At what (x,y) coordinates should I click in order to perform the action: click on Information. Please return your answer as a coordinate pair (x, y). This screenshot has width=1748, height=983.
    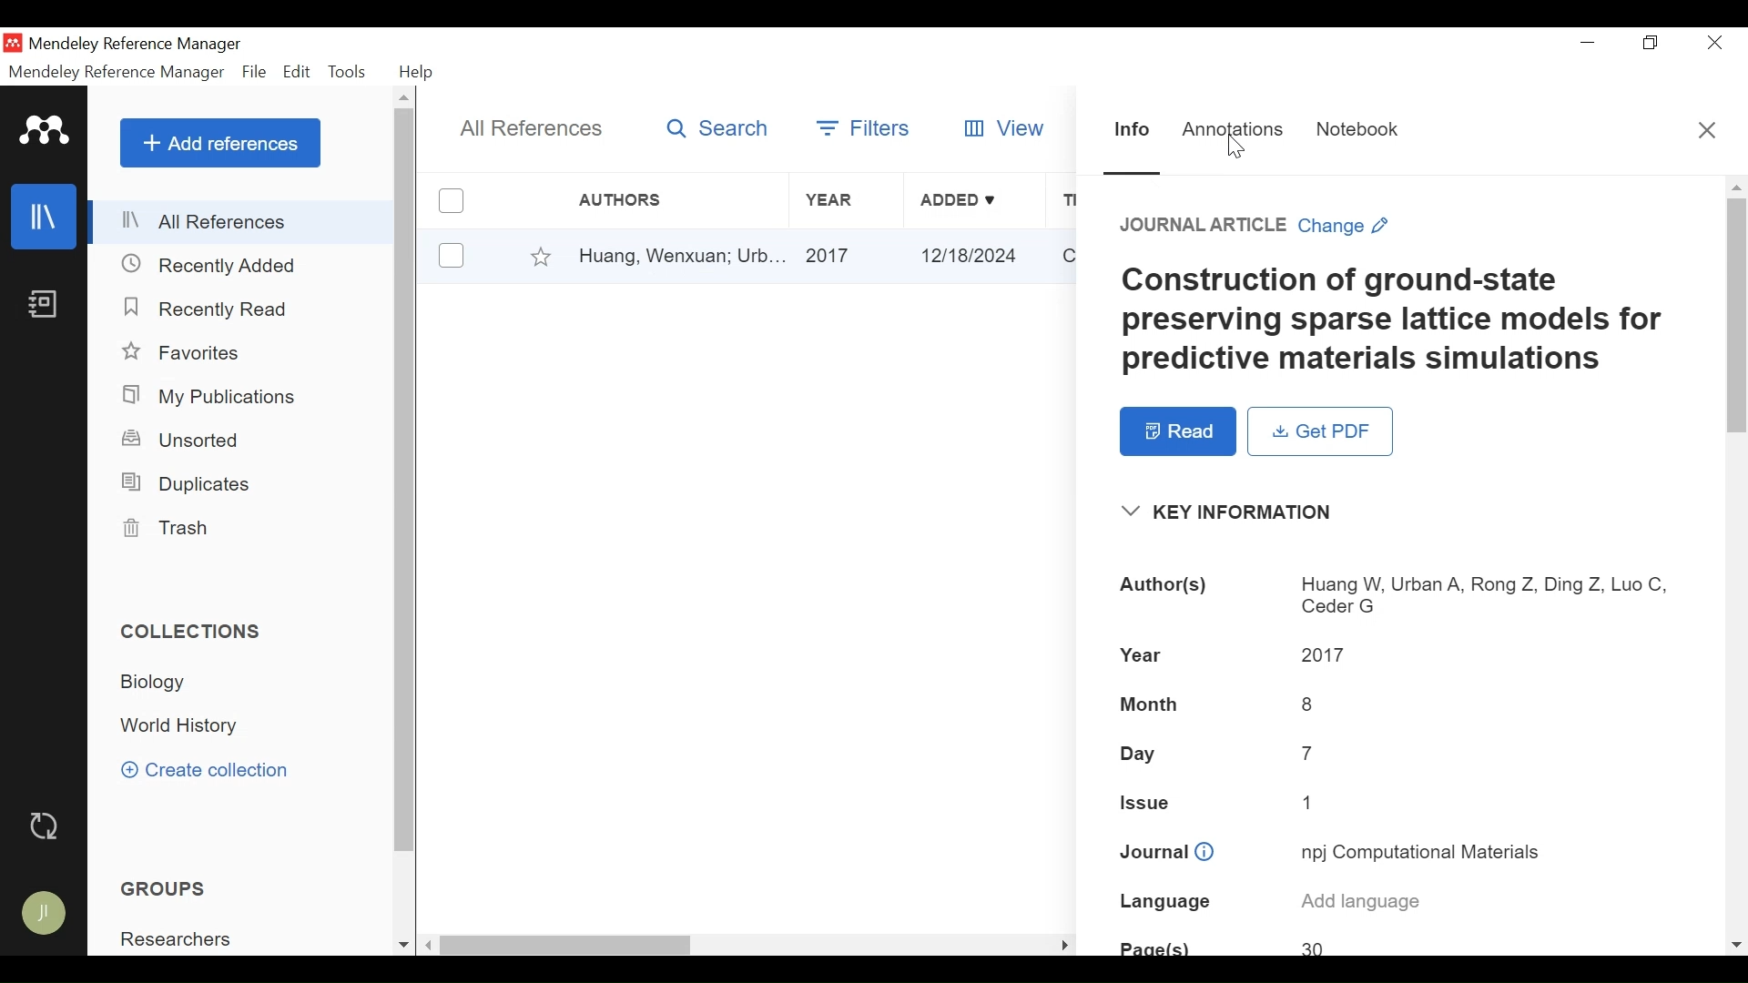
    Looking at the image, I should click on (1132, 132).